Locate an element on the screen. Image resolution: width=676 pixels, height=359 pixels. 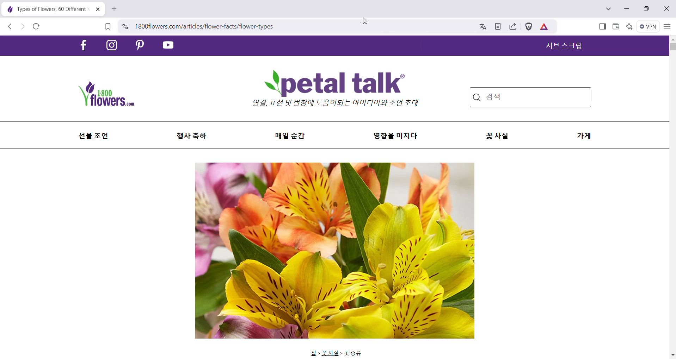
Customize and control Brave is located at coordinates (667, 26).